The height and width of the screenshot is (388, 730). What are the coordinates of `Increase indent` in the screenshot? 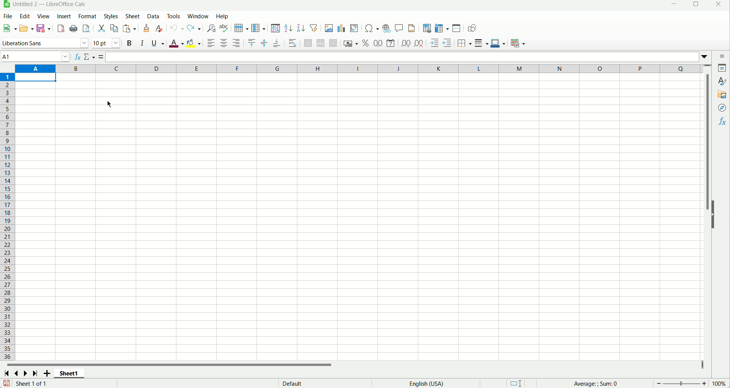 It's located at (434, 43).